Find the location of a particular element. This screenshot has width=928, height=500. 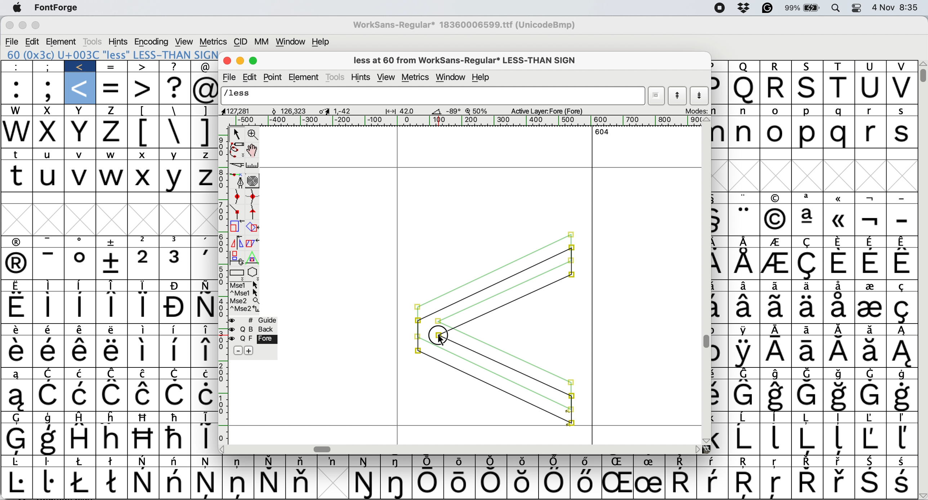

Symbol is located at coordinates (80, 308).